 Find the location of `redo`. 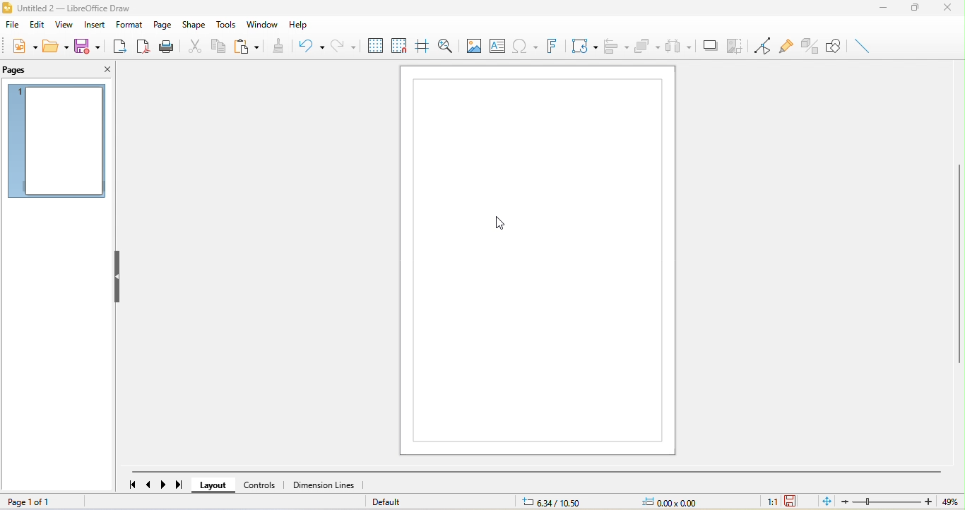

redo is located at coordinates (343, 45).